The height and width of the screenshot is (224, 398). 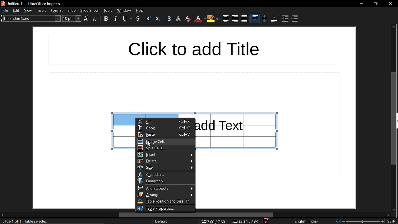 I want to click on justified, so click(x=244, y=19).